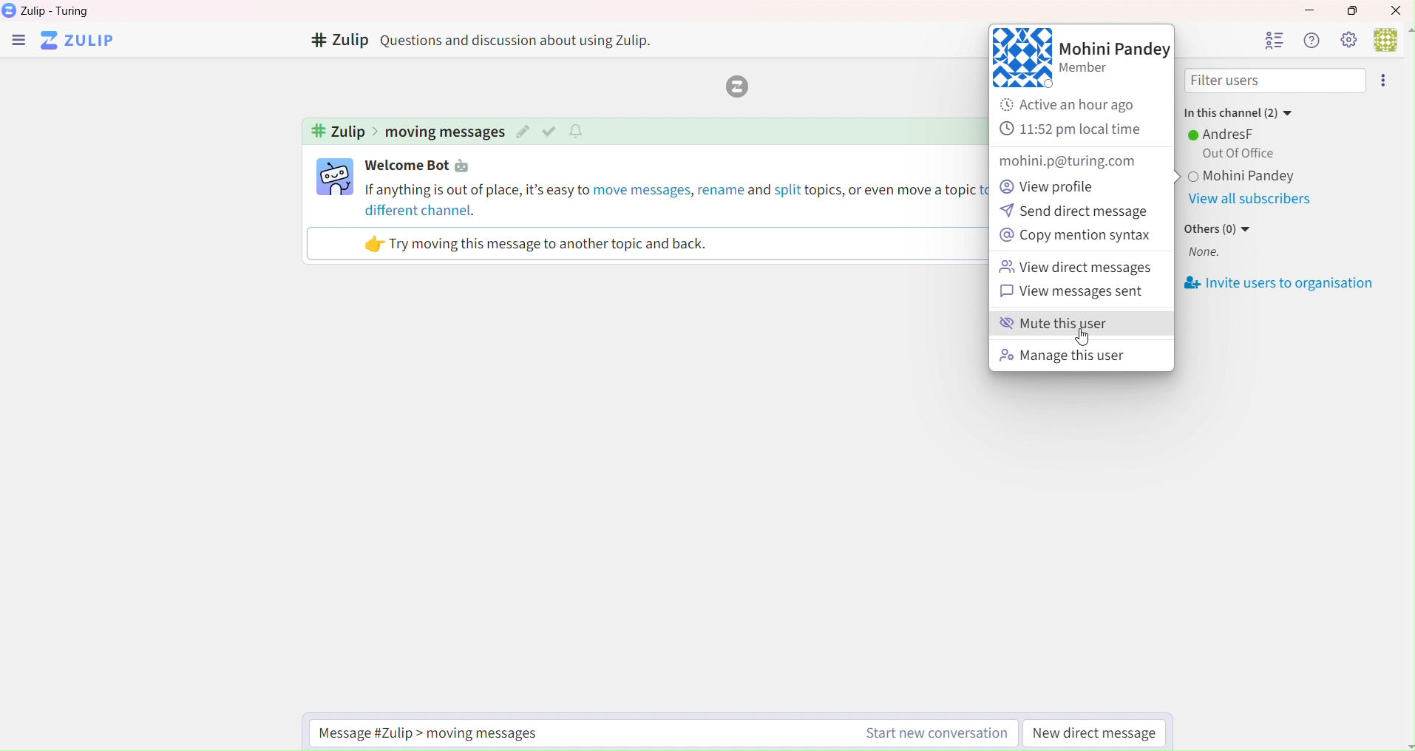 This screenshot has width=1415, height=751. Describe the element at coordinates (1077, 269) in the screenshot. I see `view direct messages` at that location.